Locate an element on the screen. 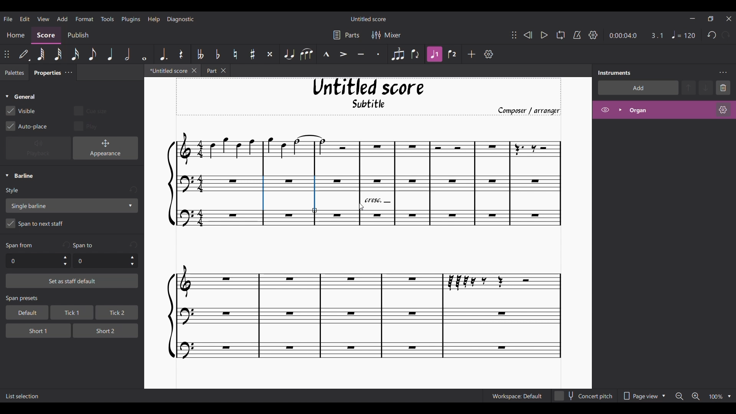 This screenshot has width=736, height=414. File menu is located at coordinates (8, 18).